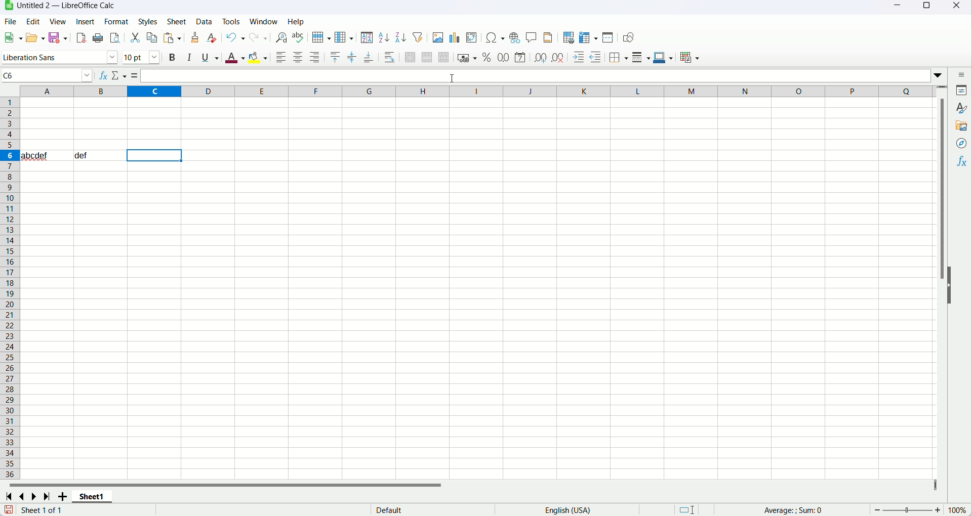 The width and height of the screenshot is (972, 516). I want to click on insert image, so click(438, 37).